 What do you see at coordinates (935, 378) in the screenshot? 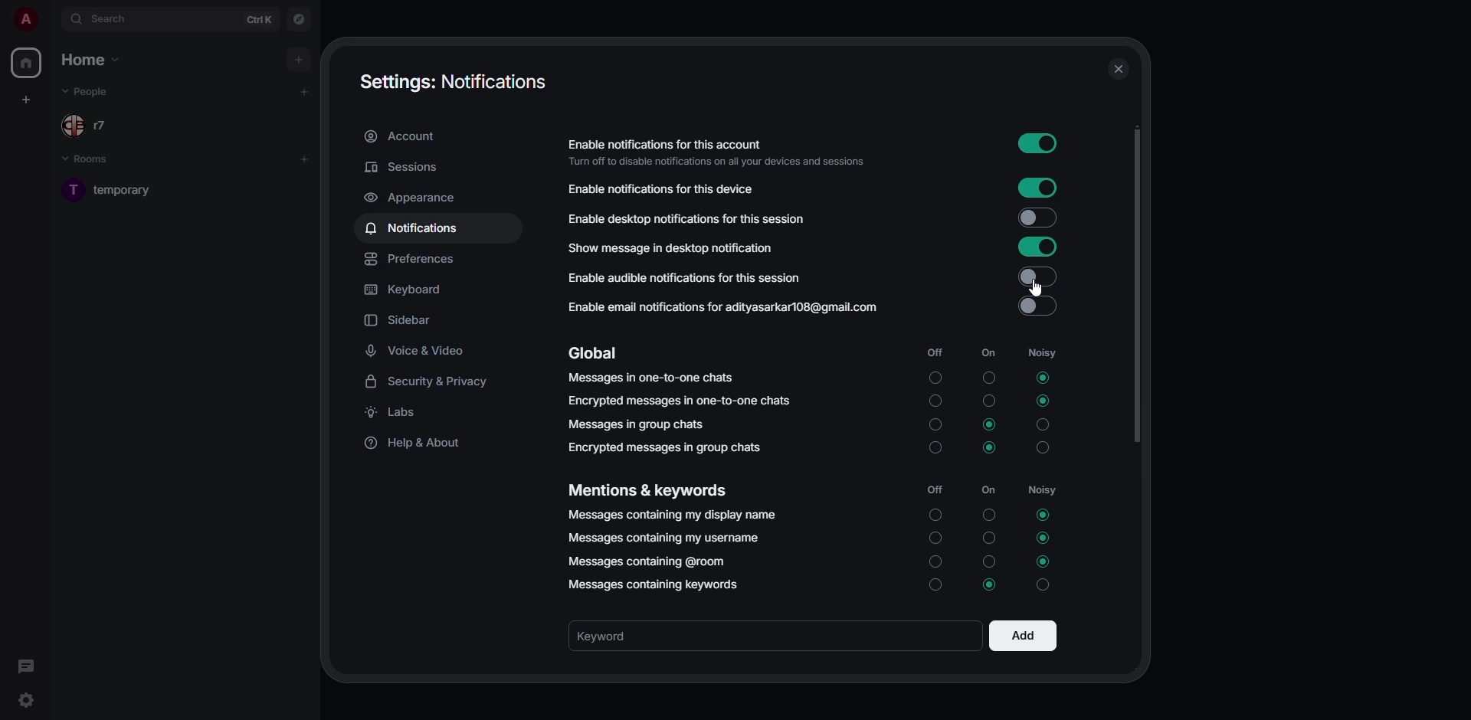
I see `off` at bounding box center [935, 378].